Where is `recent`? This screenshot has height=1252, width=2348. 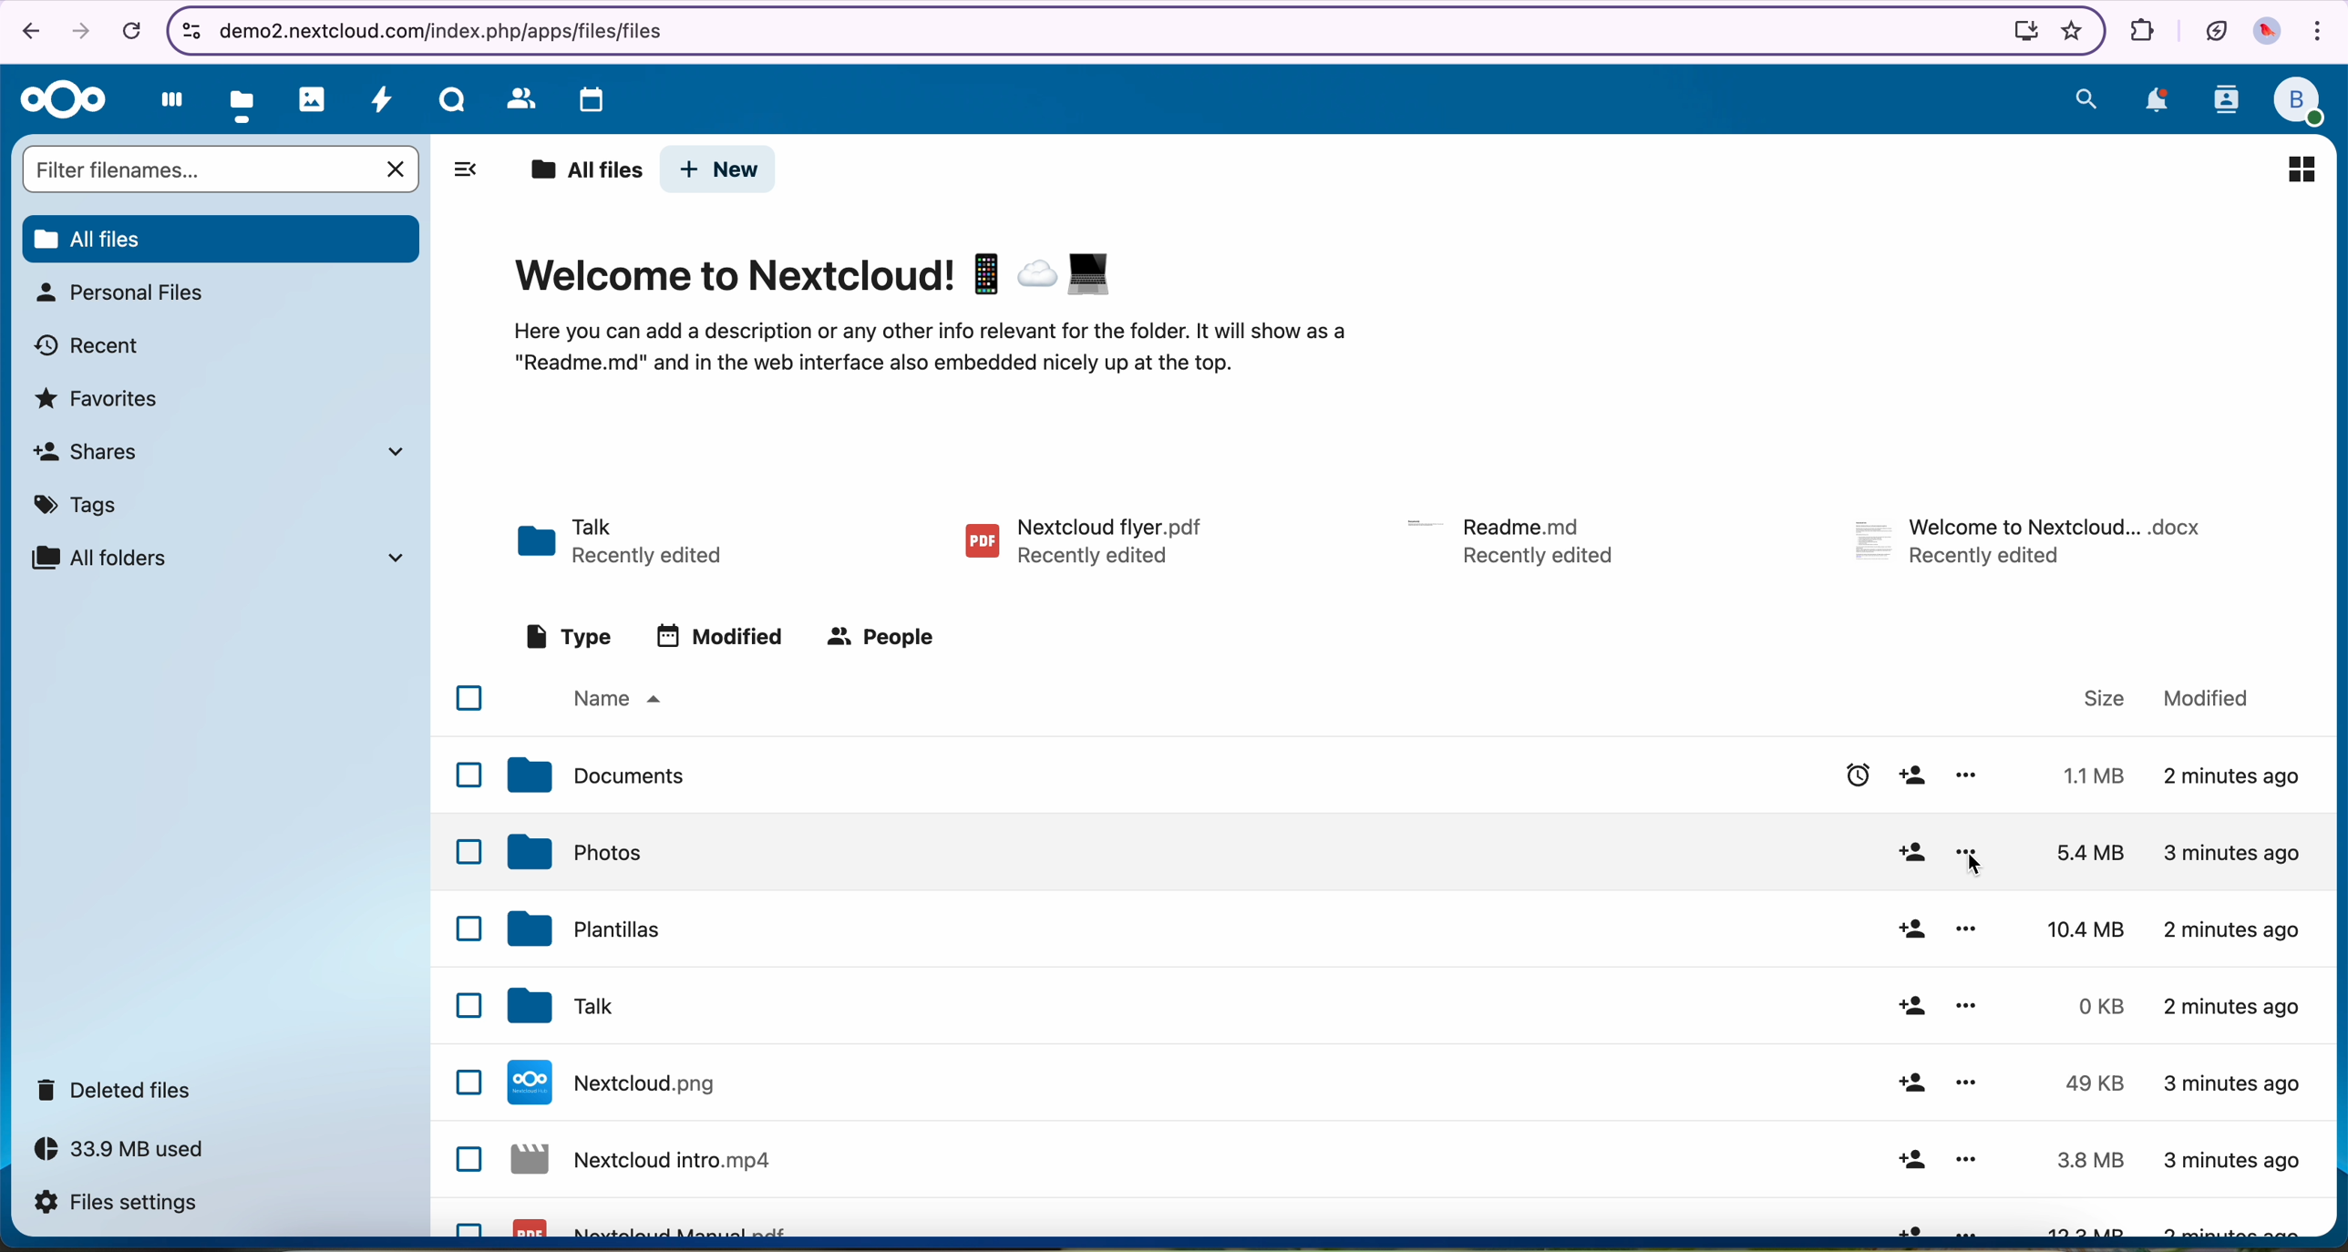 recent is located at coordinates (92, 345).